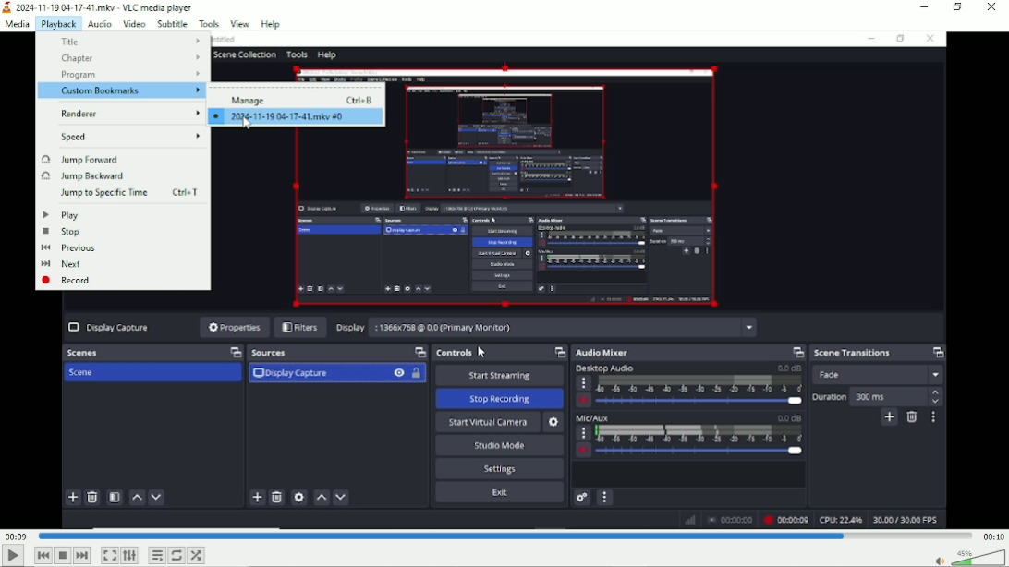 The image size is (1009, 567). What do you see at coordinates (992, 537) in the screenshot?
I see `00:10` at bounding box center [992, 537].